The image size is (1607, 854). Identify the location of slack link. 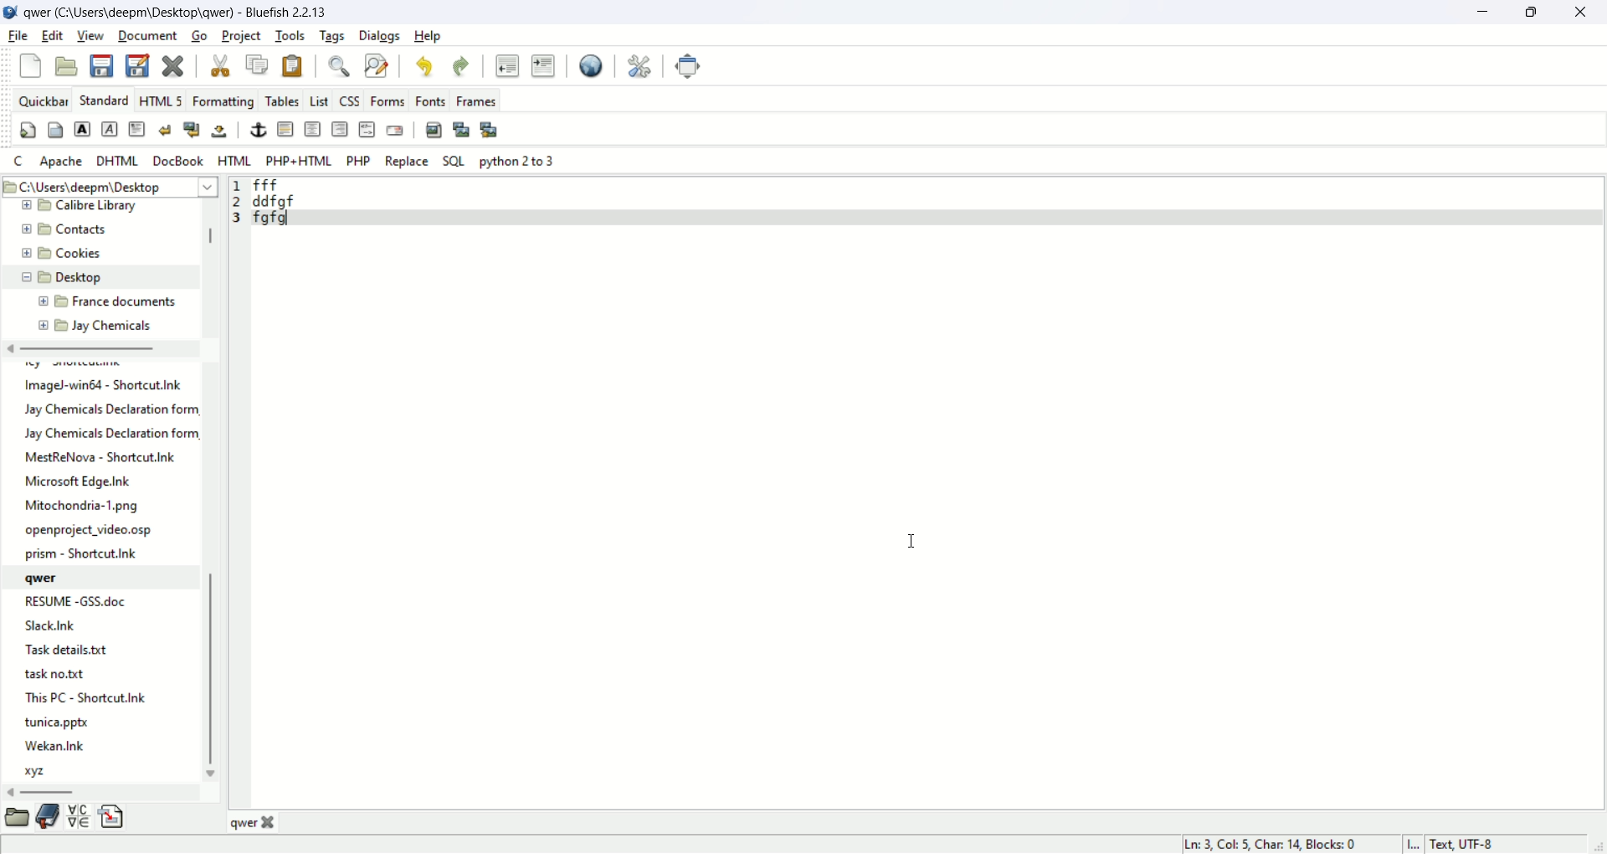
(57, 626).